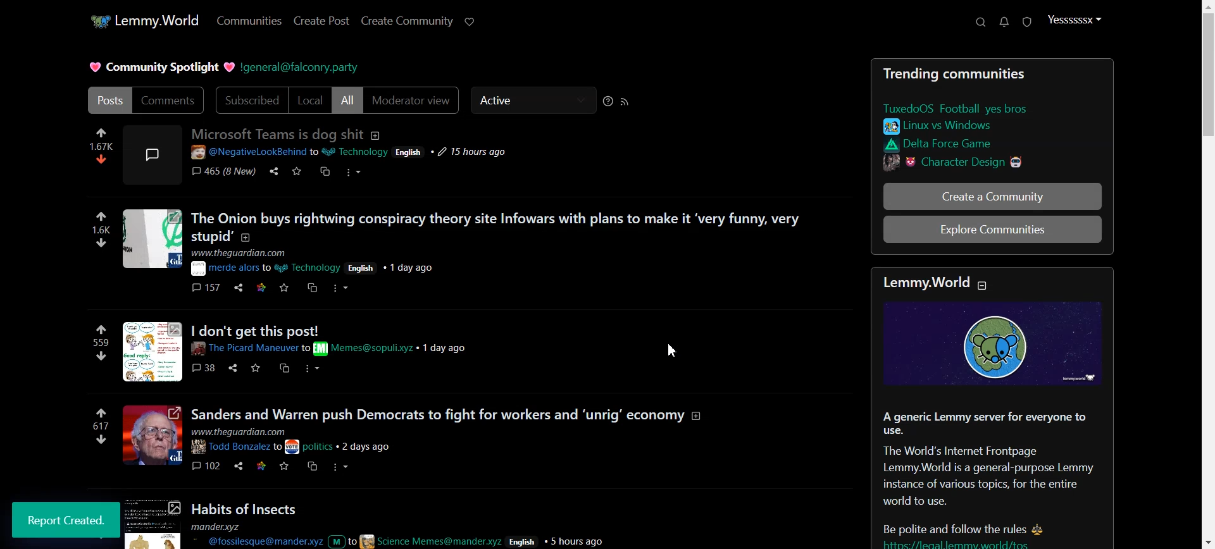 This screenshot has height=549, width=1215. I want to click on dislike, so click(102, 355).